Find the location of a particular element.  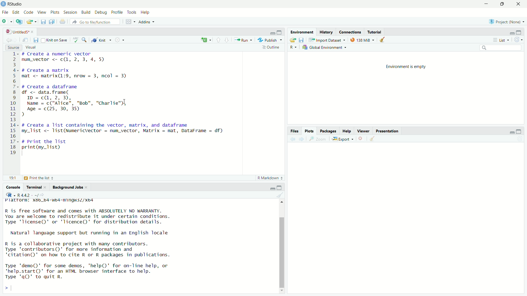

Plots is located at coordinates (310, 131).